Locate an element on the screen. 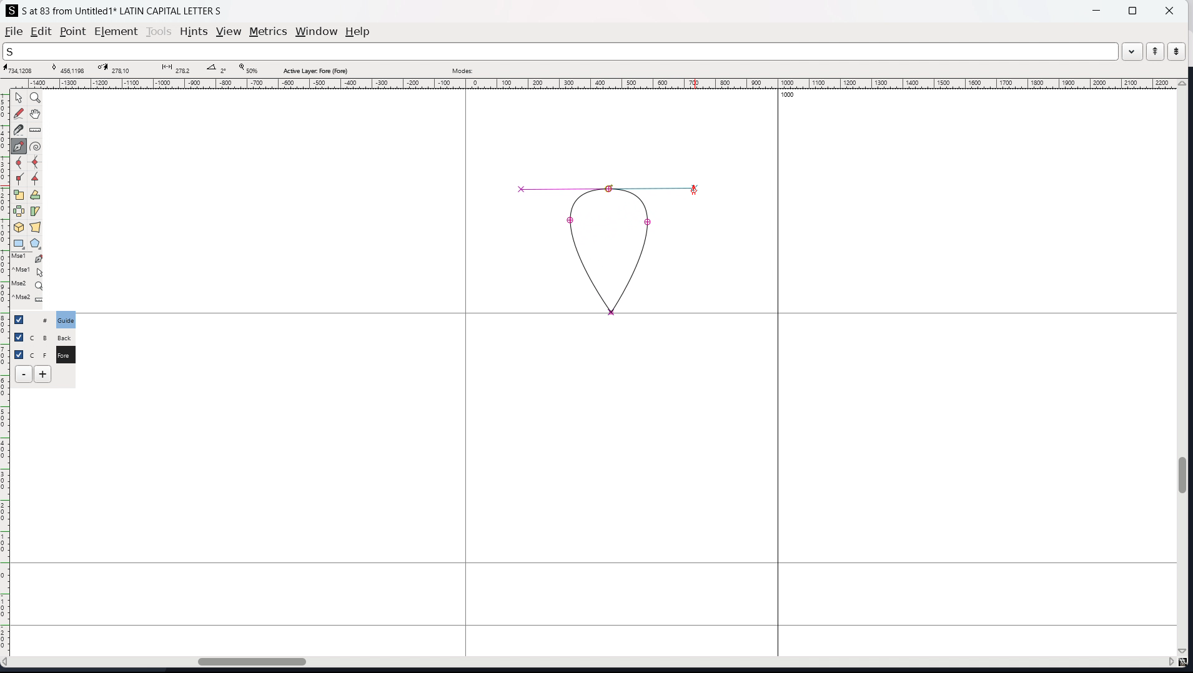 The image size is (1193, 673). delete layer is located at coordinates (24, 375).